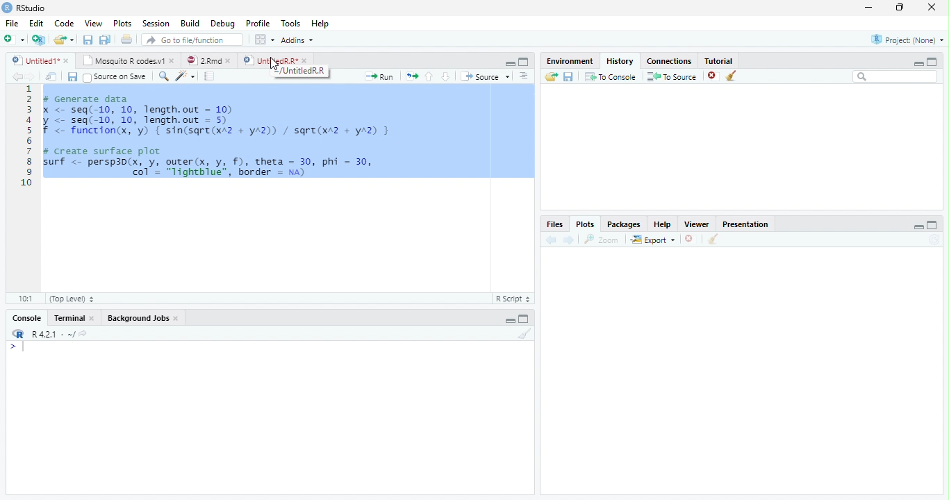 This screenshot has width=949, height=500. What do you see at coordinates (718, 60) in the screenshot?
I see `Tutorial` at bounding box center [718, 60].